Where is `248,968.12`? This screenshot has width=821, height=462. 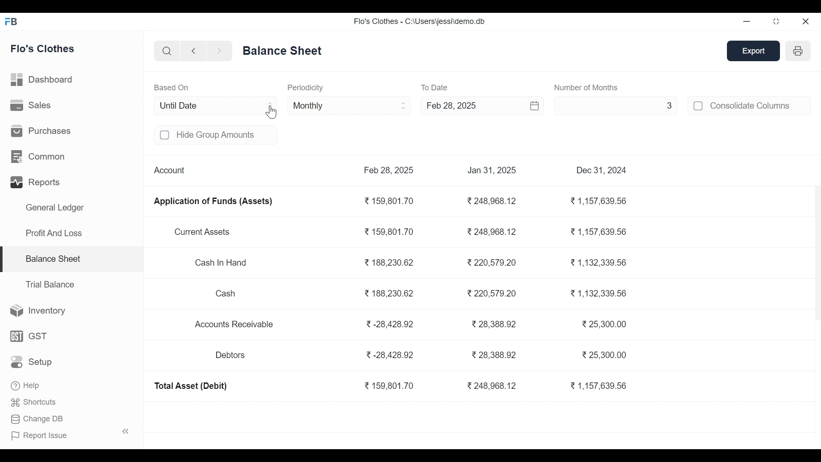 248,968.12 is located at coordinates (493, 201).